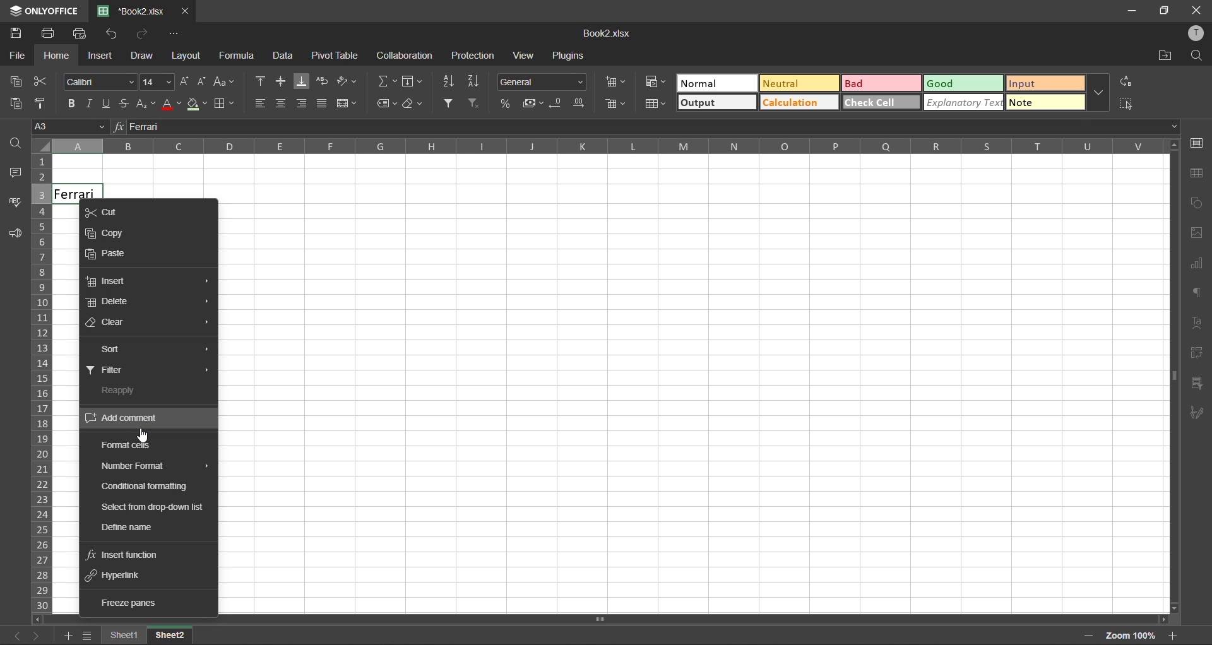 The width and height of the screenshot is (1212, 645). Describe the element at coordinates (126, 555) in the screenshot. I see `insert function` at that location.